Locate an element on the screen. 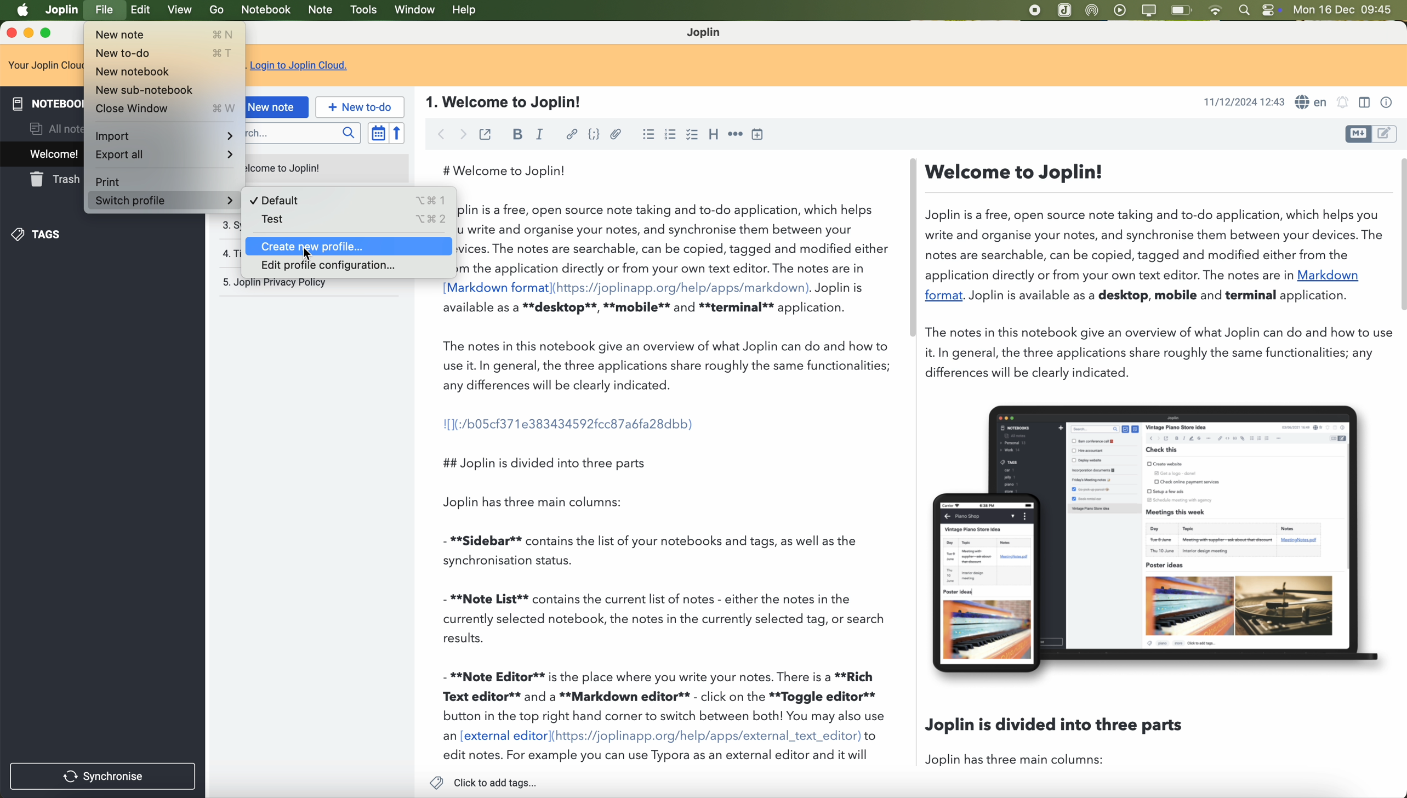 The height and width of the screenshot is (798, 1407). edit notes. For example you can use Typora as an external editor and it will is located at coordinates (657, 756).